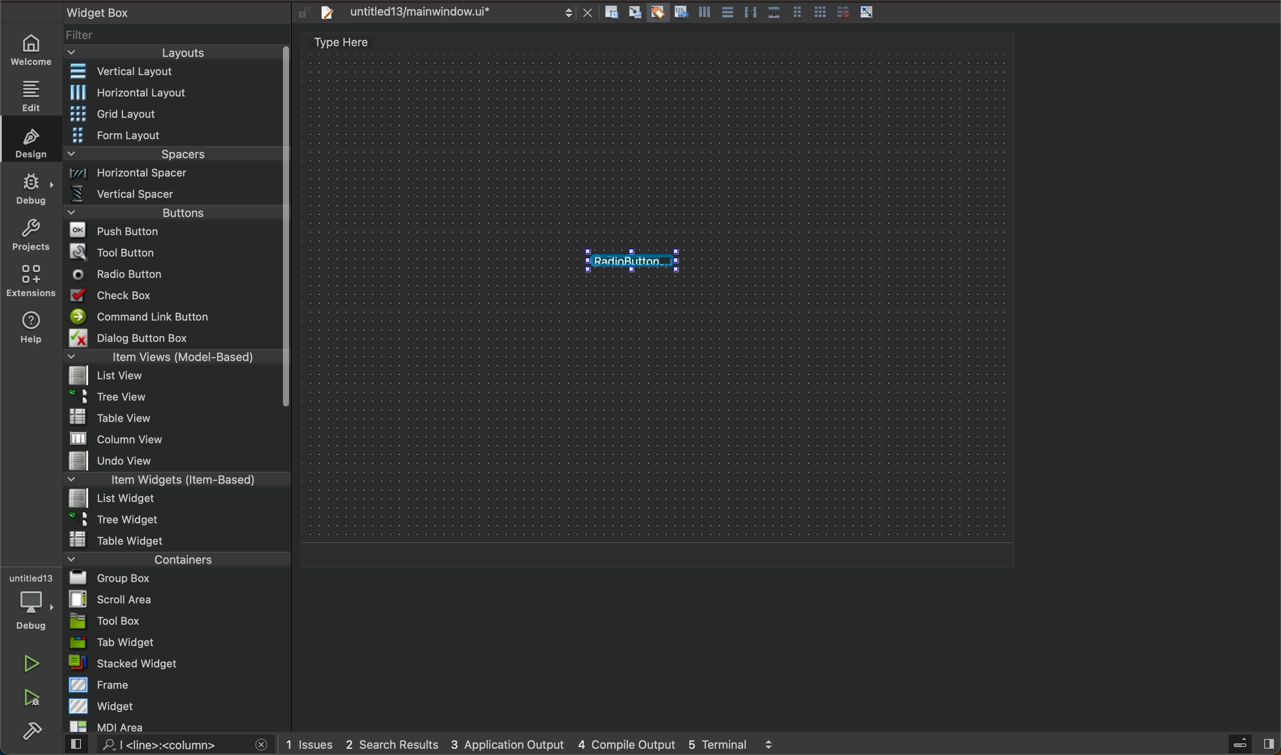 The width and height of the screenshot is (1281, 755). I want to click on widget, so click(179, 706).